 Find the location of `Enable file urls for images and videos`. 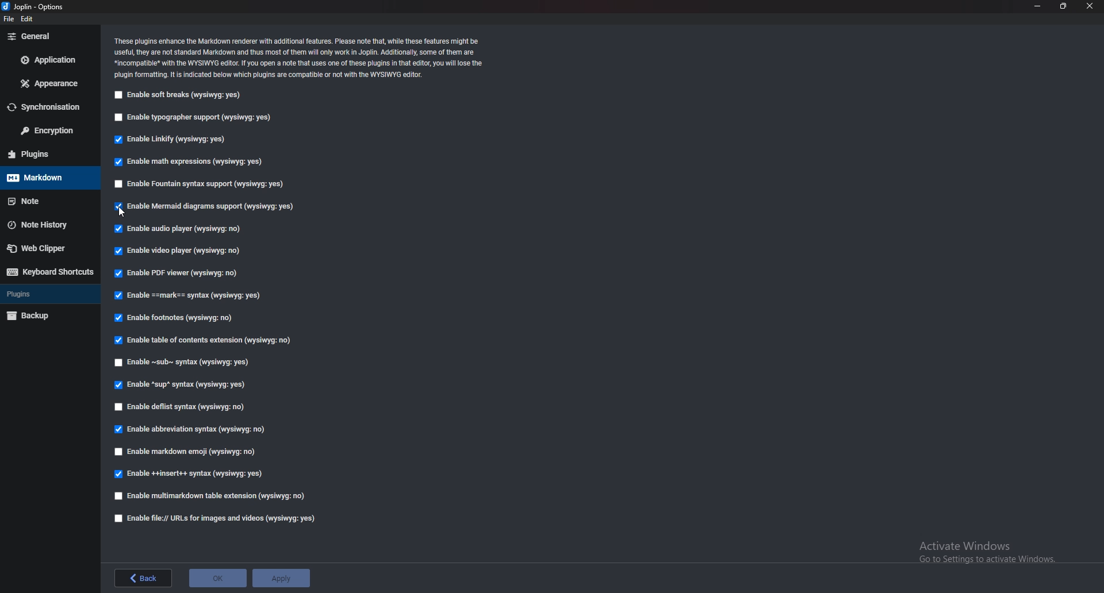

Enable file urls for images and videos is located at coordinates (213, 518).